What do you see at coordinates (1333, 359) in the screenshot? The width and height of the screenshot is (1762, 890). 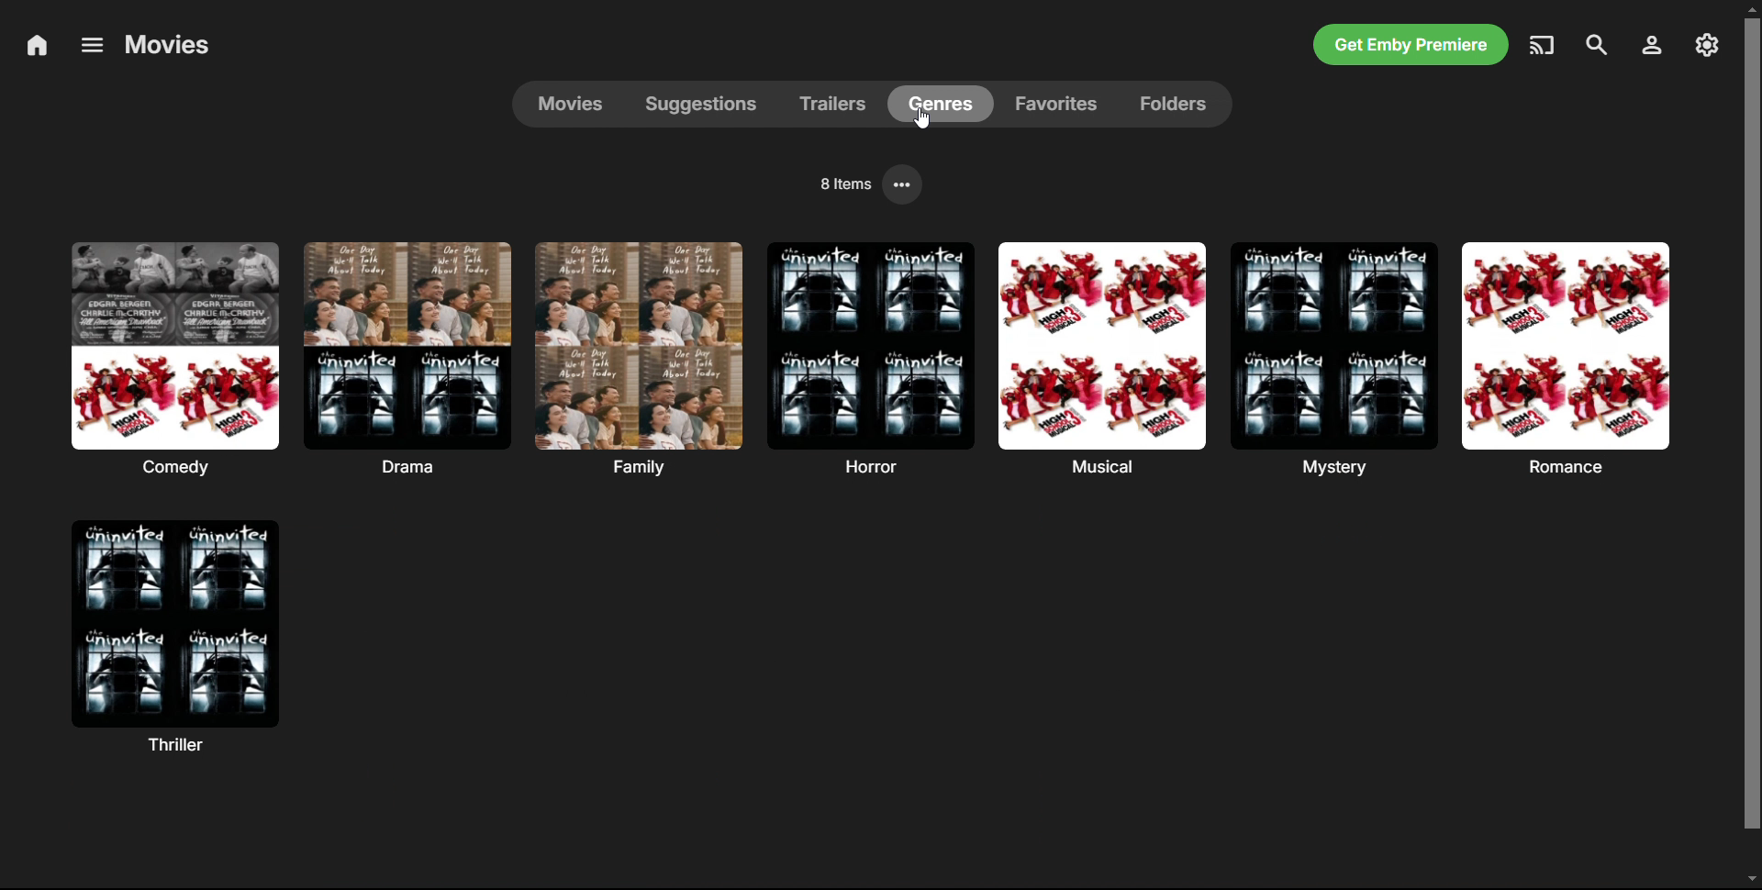 I see `mystery` at bounding box center [1333, 359].